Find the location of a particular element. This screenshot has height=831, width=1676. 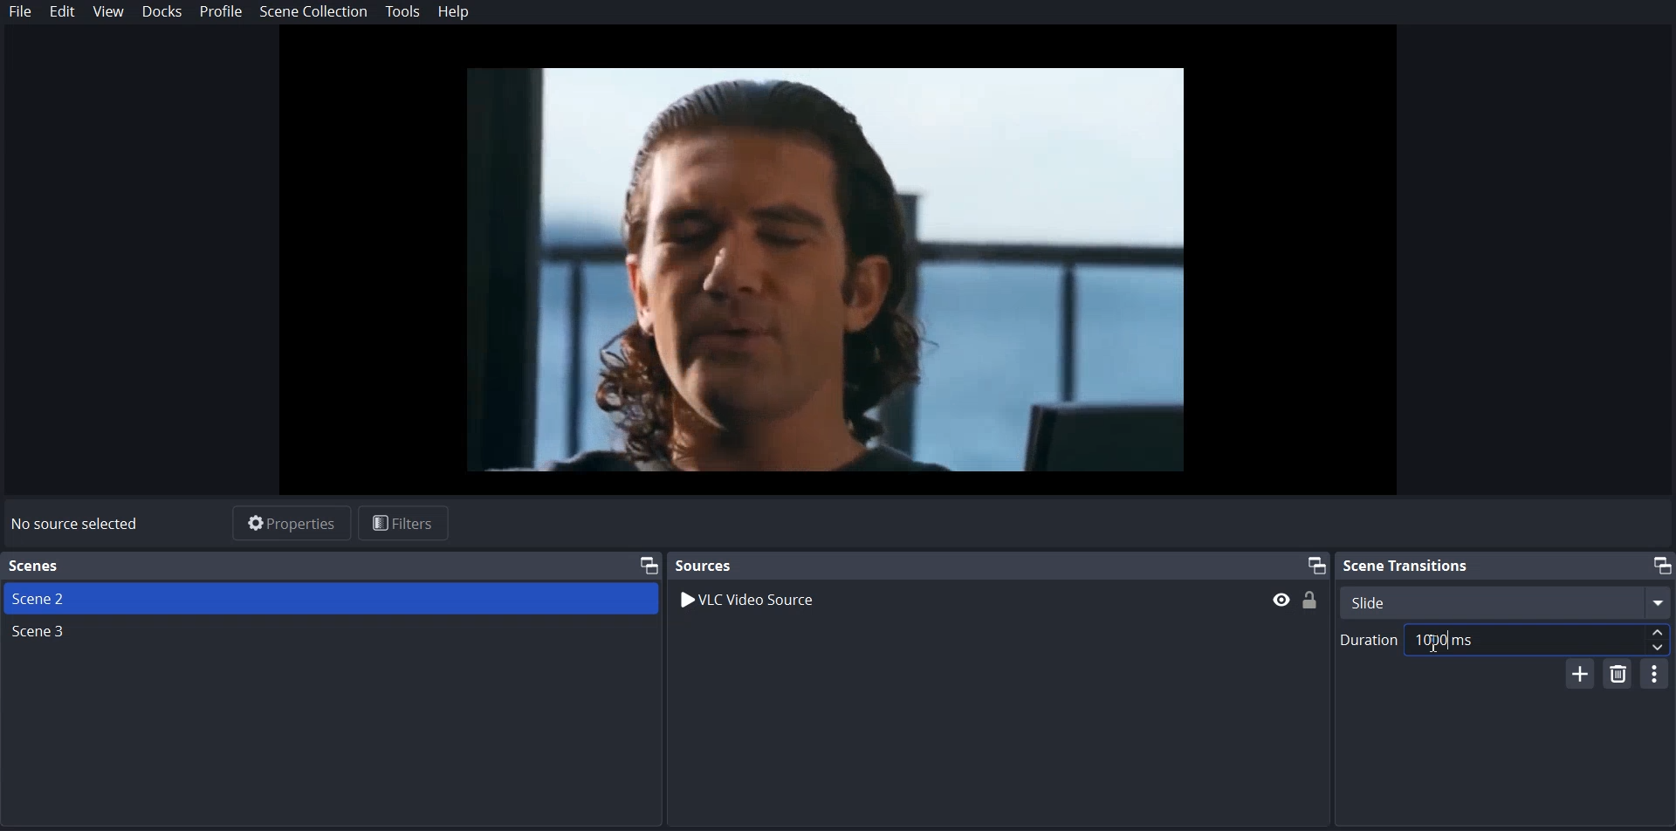

Add Configurable Transition is located at coordinates (1582, 672).